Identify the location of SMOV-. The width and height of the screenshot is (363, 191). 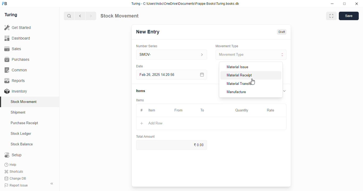
(172, 54).